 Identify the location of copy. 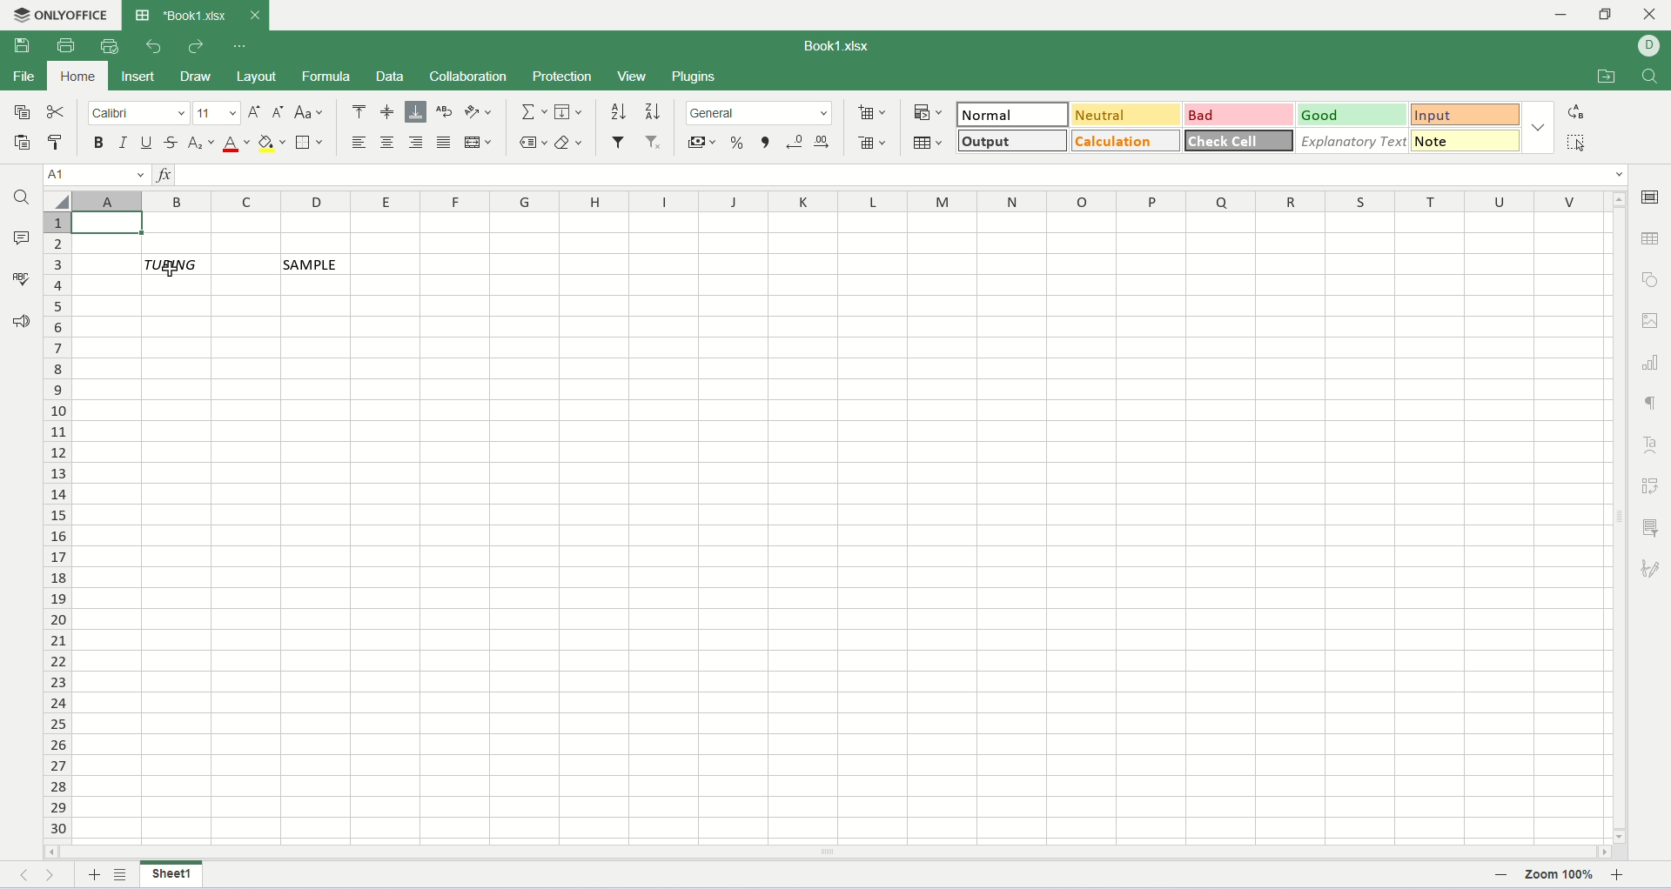
(17, 111).